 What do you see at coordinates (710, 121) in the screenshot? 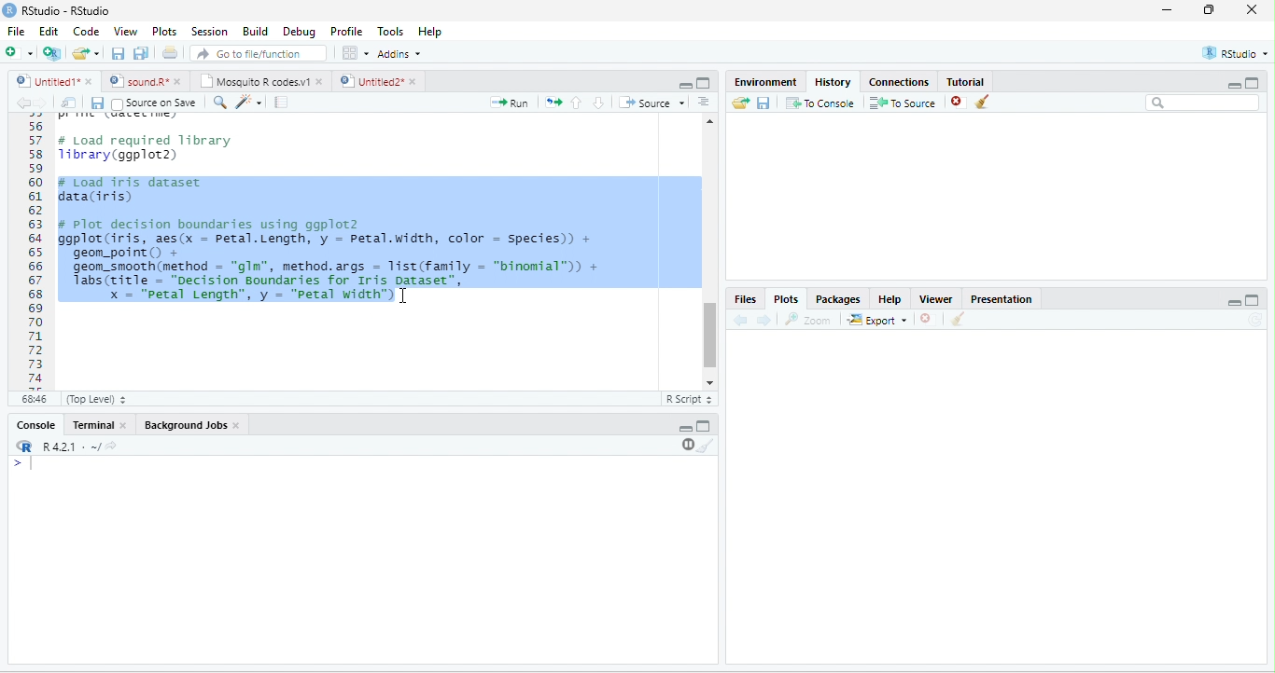
I see `scroll up` at bounding box center [710, 121].